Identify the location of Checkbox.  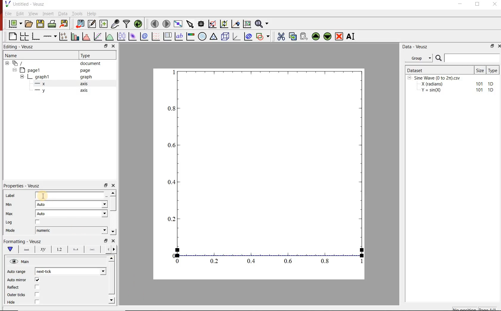
(38, 222).